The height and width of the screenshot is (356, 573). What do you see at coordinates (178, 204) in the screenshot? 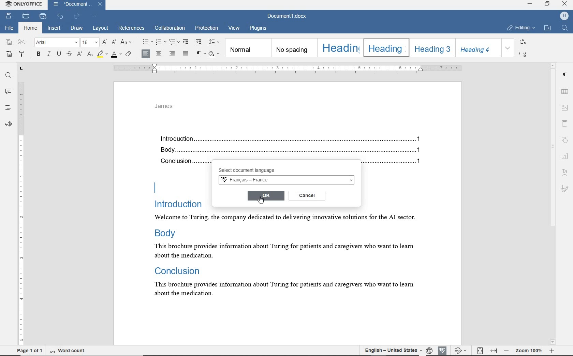
I see `Introduction` at bounding box center [178, 204].